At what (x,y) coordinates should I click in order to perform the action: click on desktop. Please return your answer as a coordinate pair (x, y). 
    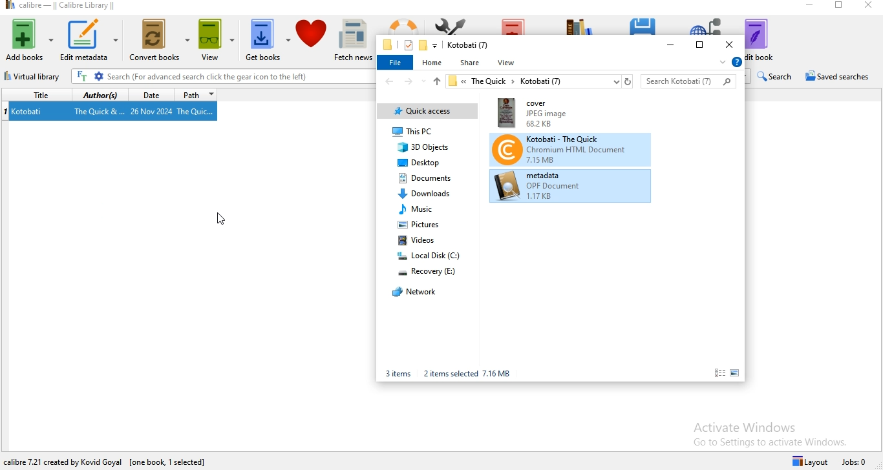
    Looking at the image, I should click on (421, 162).